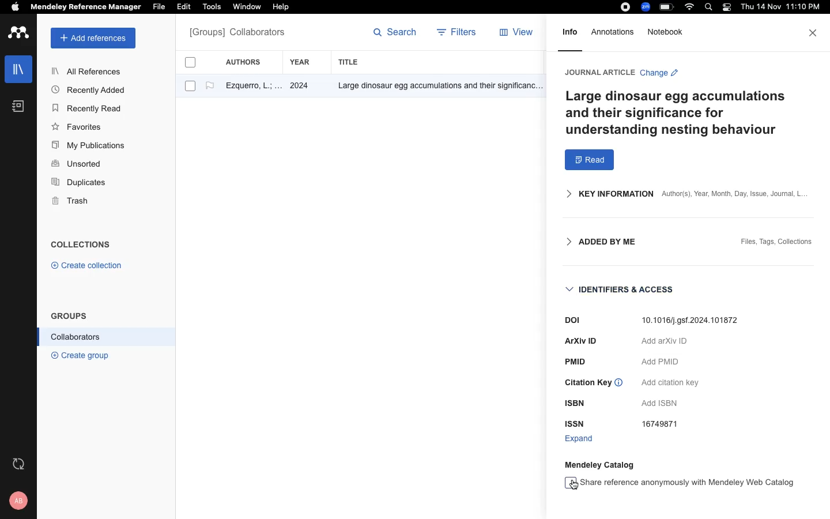 The image size is (830, 519). Describe the element at coordinates (16, 8) in the screenshot. I see `apple logo` at that location.